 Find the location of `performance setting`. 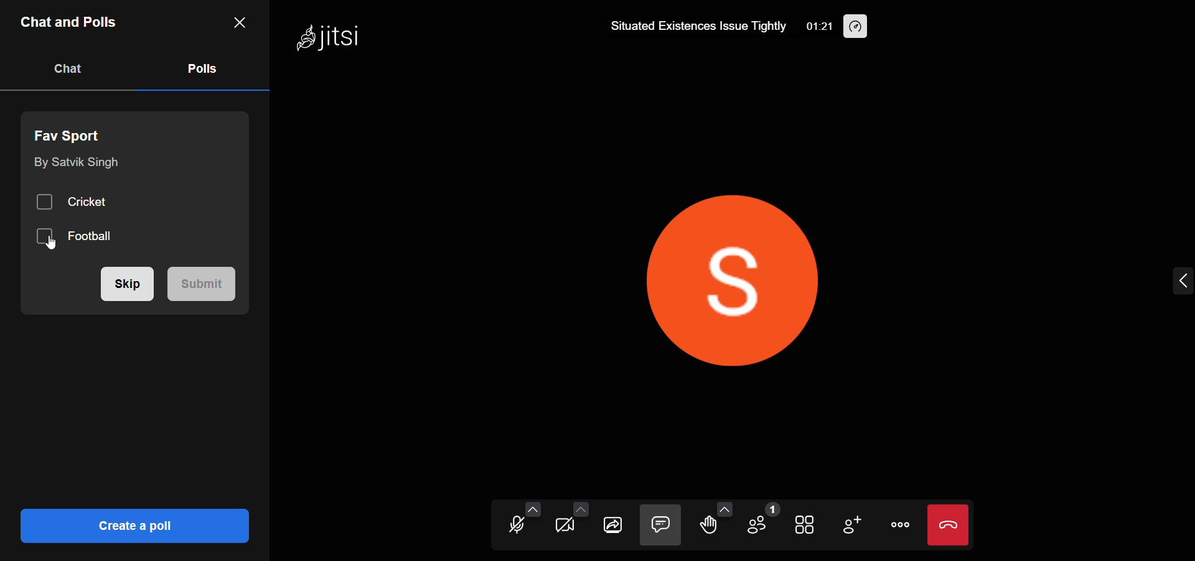

performance setting is located at coordinates (866, 29).